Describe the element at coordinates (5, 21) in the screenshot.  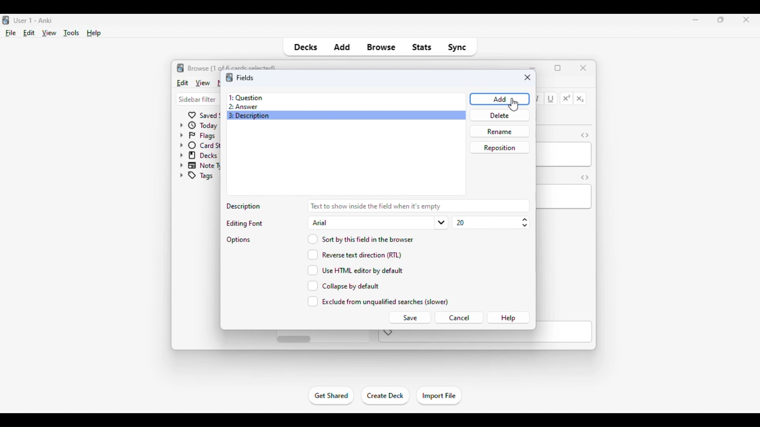
I see `logo` at that location.